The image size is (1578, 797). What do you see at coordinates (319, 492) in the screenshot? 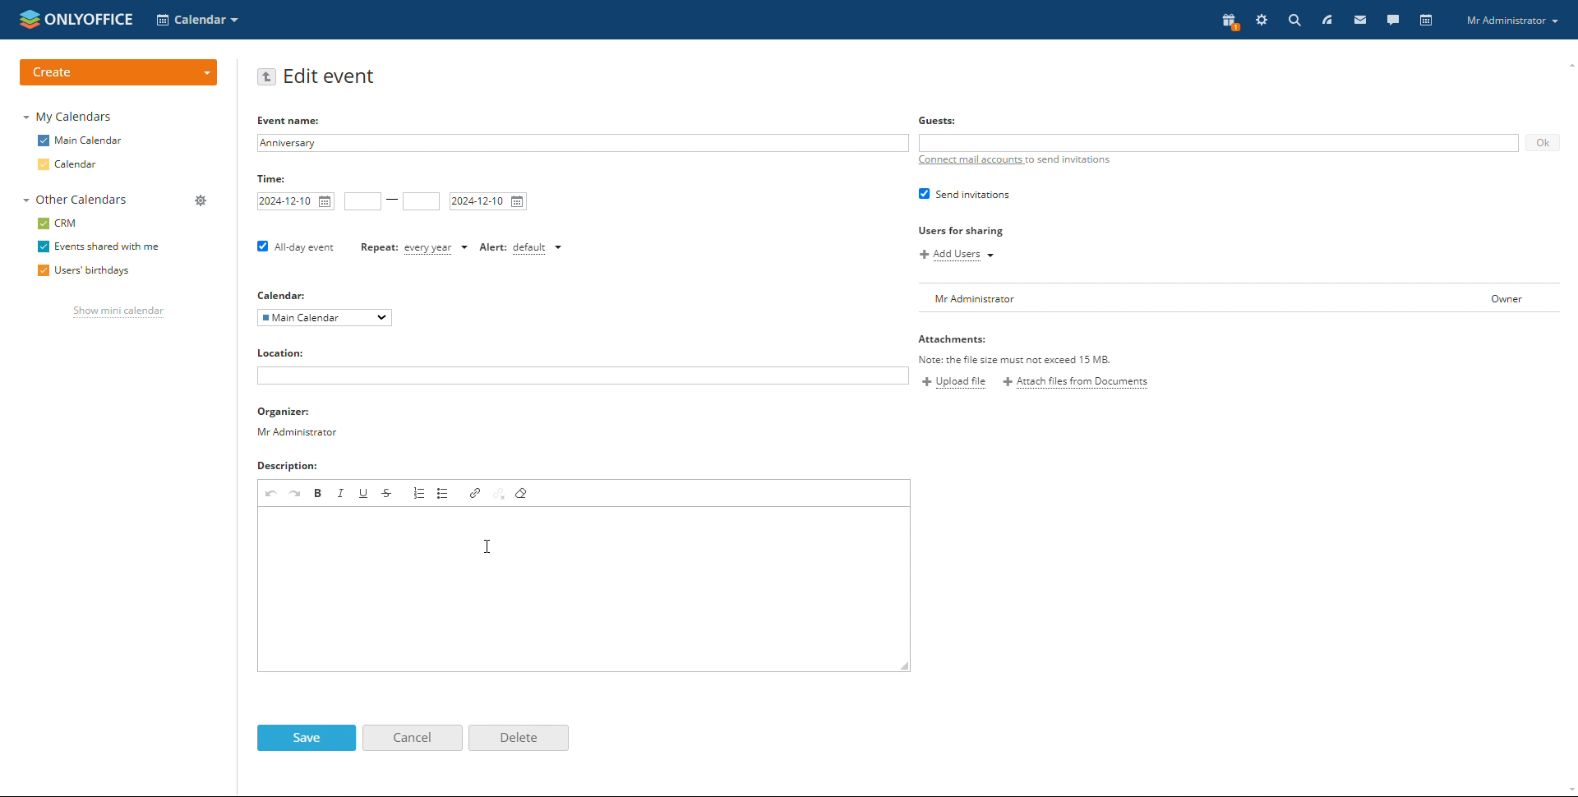
I see `bold` at bounding box center [319, 492].